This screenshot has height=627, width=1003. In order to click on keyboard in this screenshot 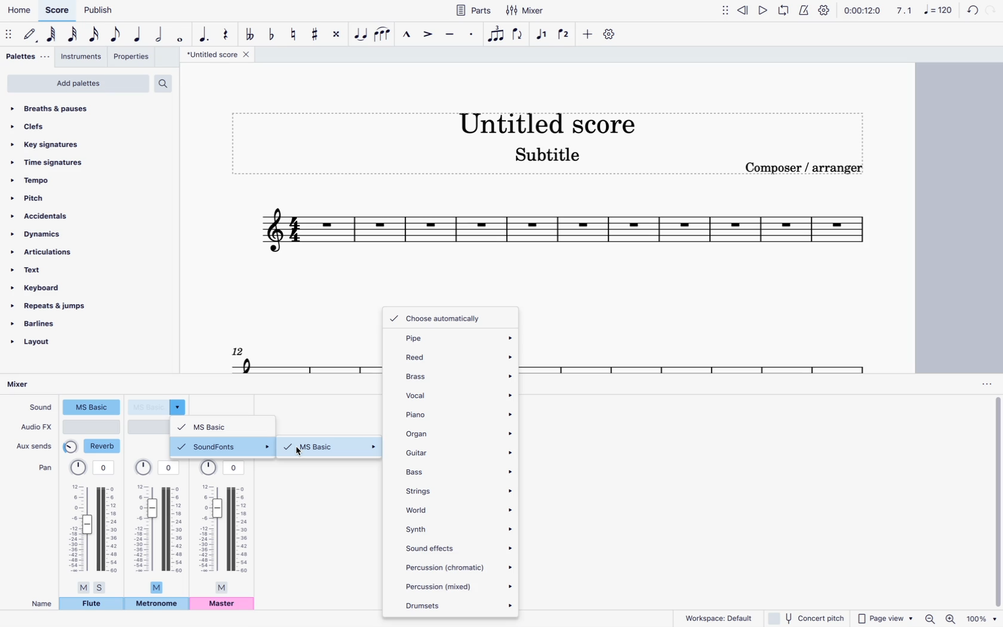, I will do `click(68, 288)`.